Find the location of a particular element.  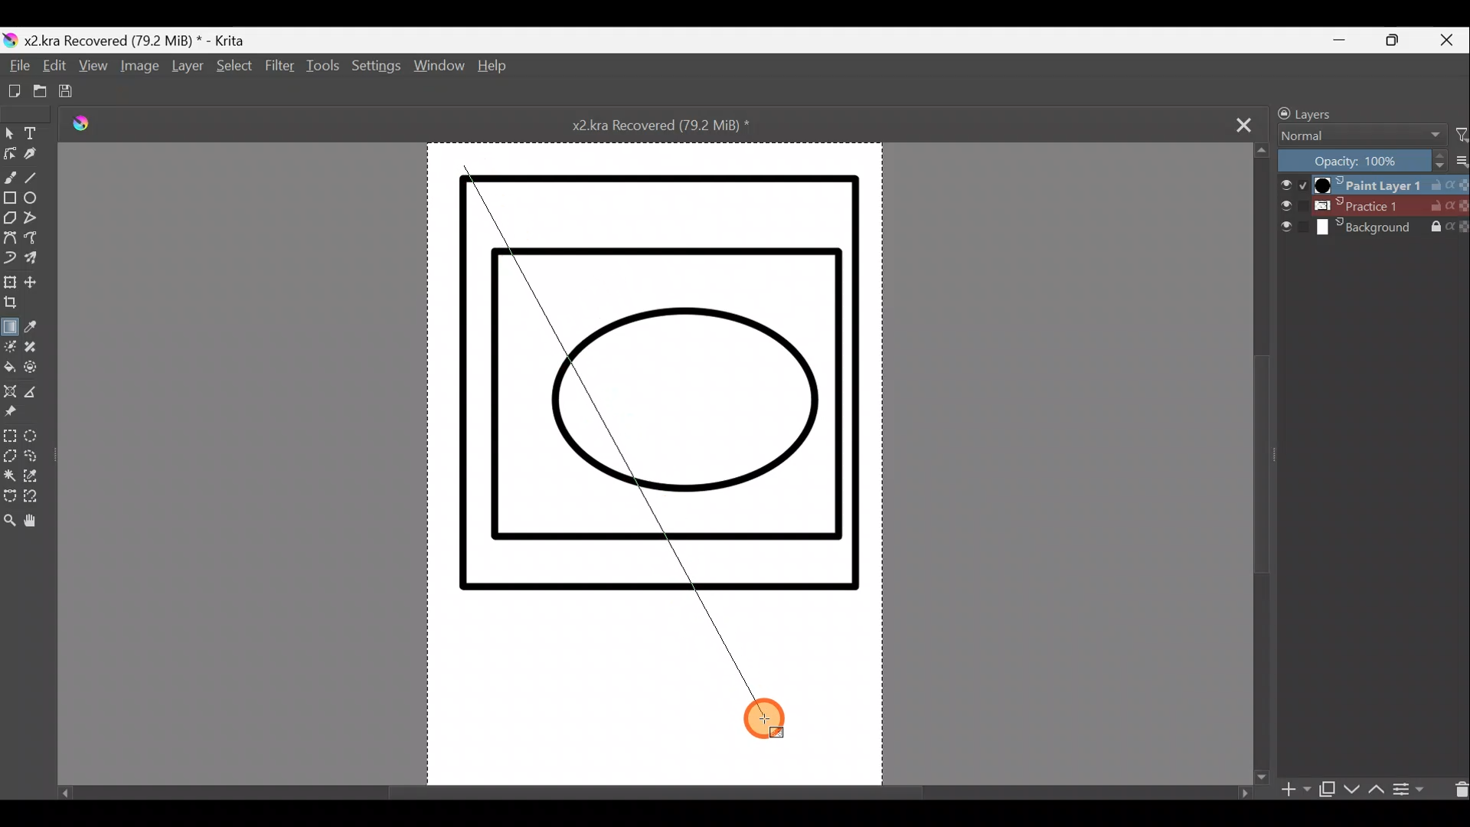

Layers is located at coordinates (1345, 111).